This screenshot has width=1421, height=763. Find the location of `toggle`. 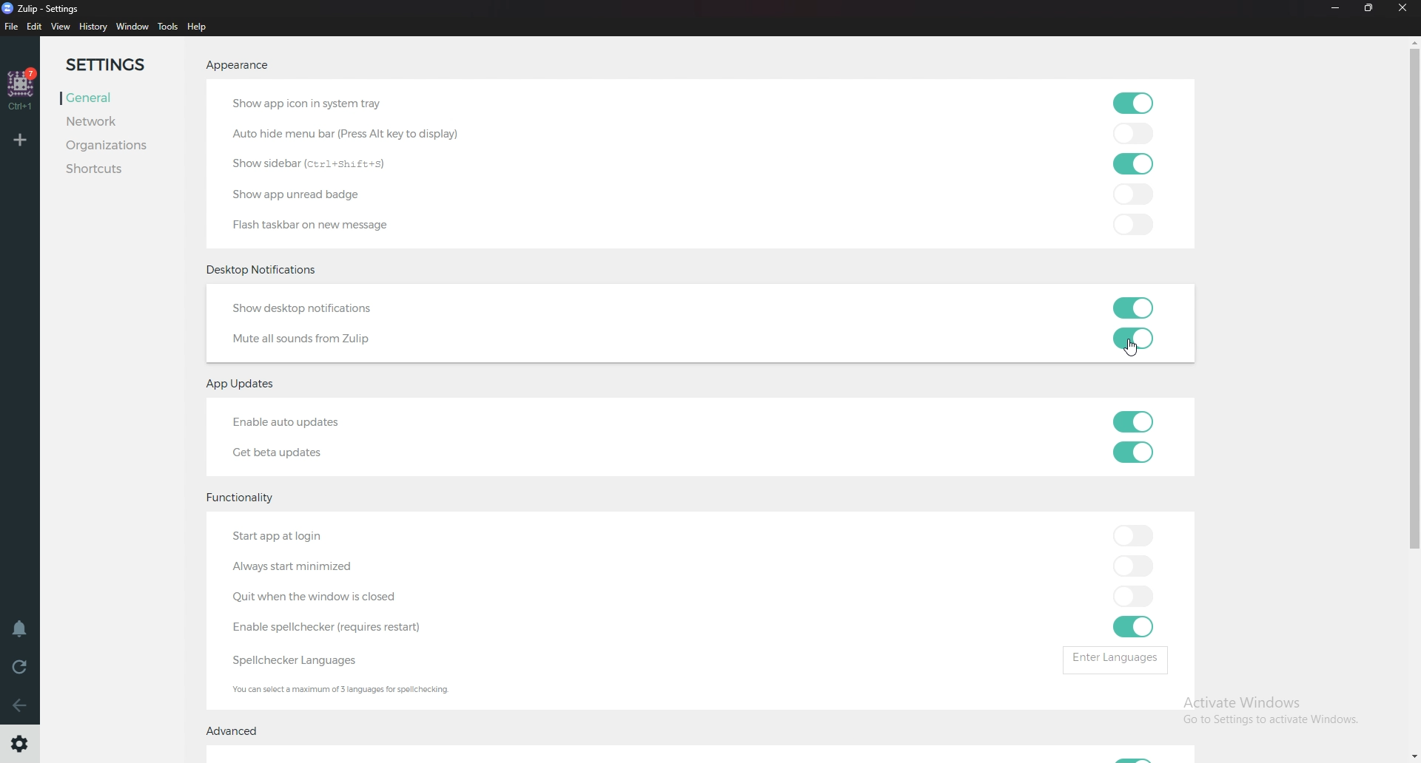

toggle is located at coordinates (1133, 626).